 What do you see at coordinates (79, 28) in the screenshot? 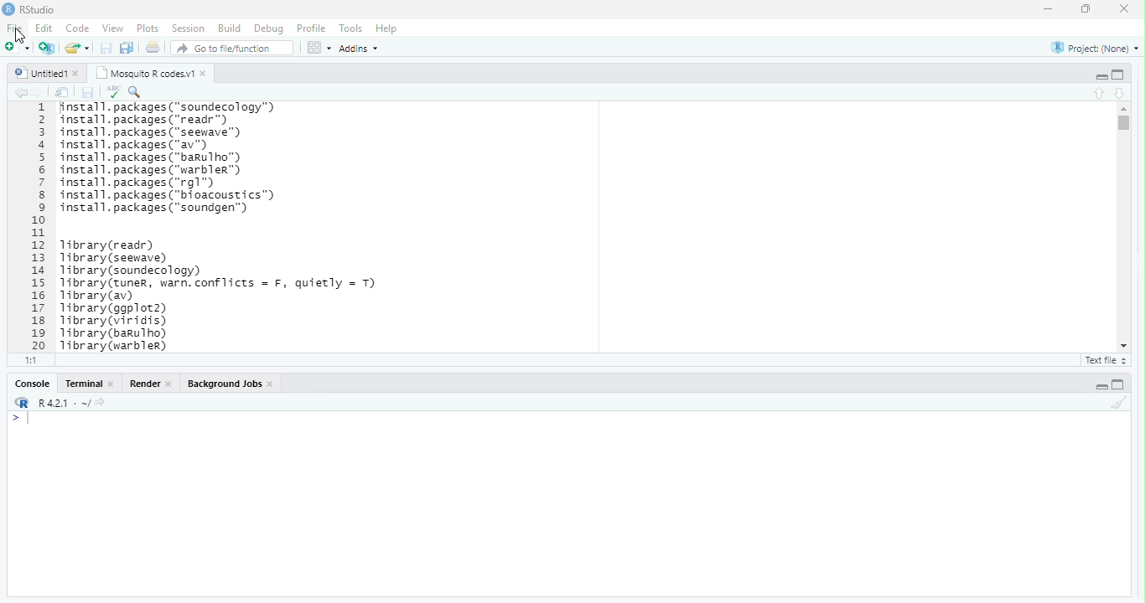
I see `Code` at bounding box center [79, 28].